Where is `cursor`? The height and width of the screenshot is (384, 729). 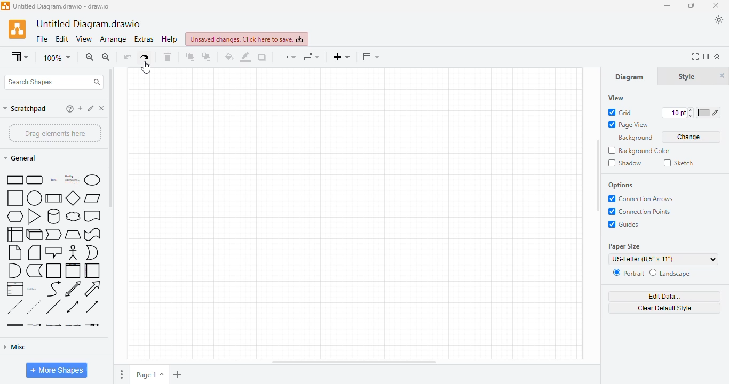 cursor is located at coordinates (146, 67).